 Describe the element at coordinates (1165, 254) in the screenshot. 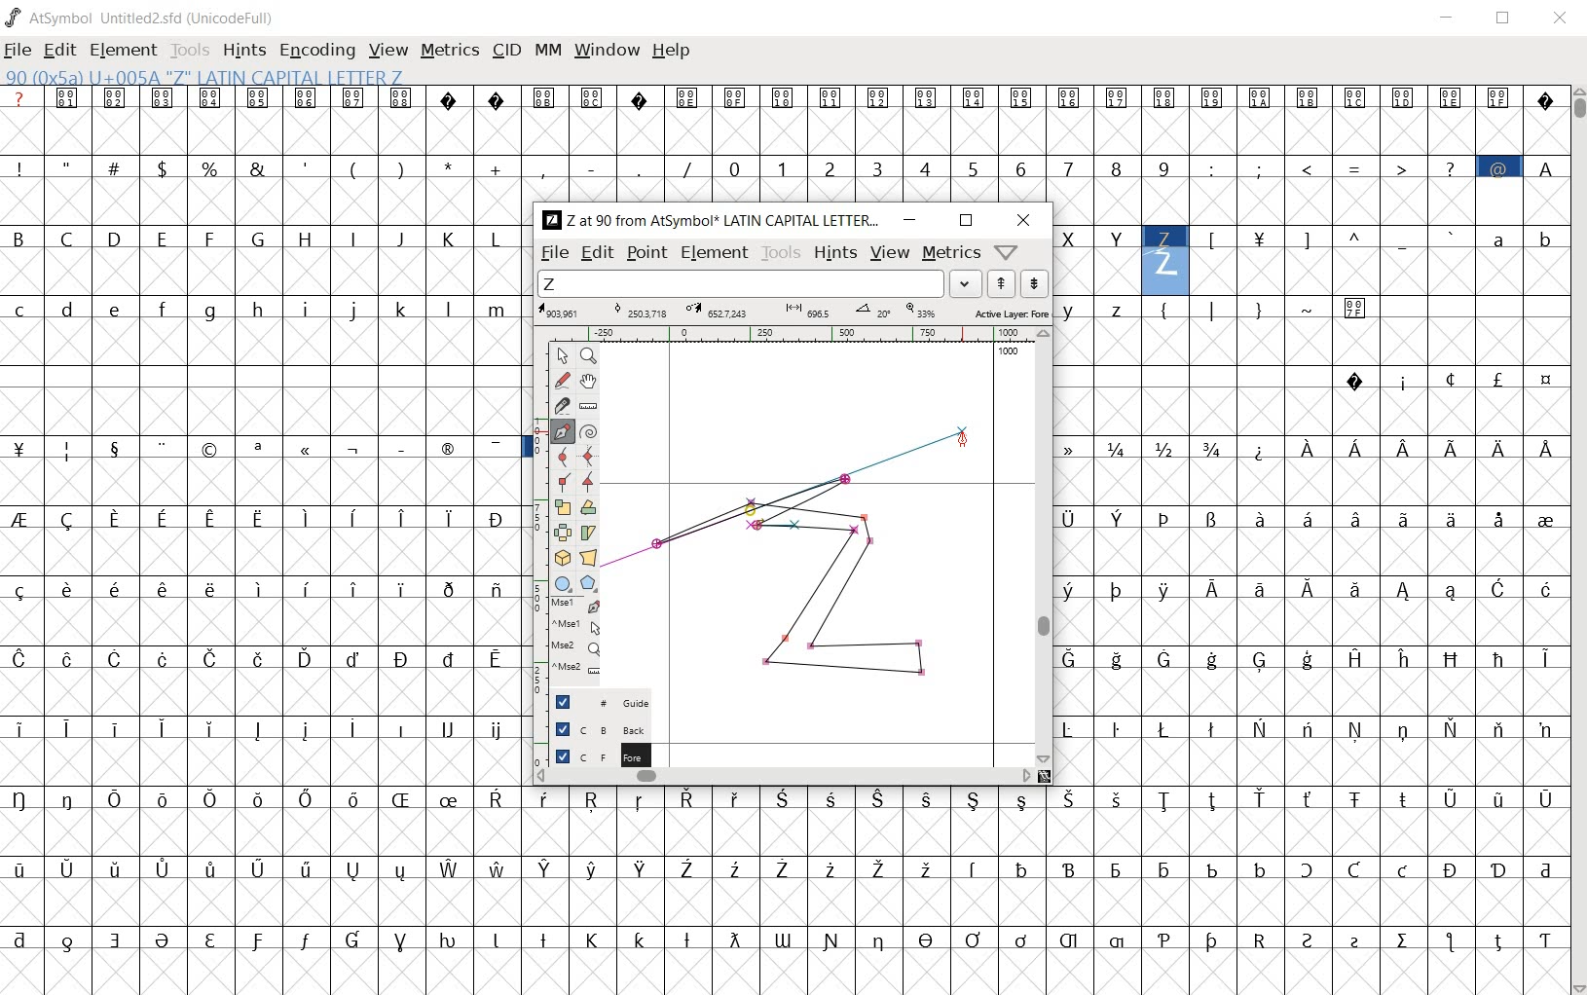

I see `90(0x5a) U+005A "Z" LATIN CAPITAL LETTER Z` at that location.